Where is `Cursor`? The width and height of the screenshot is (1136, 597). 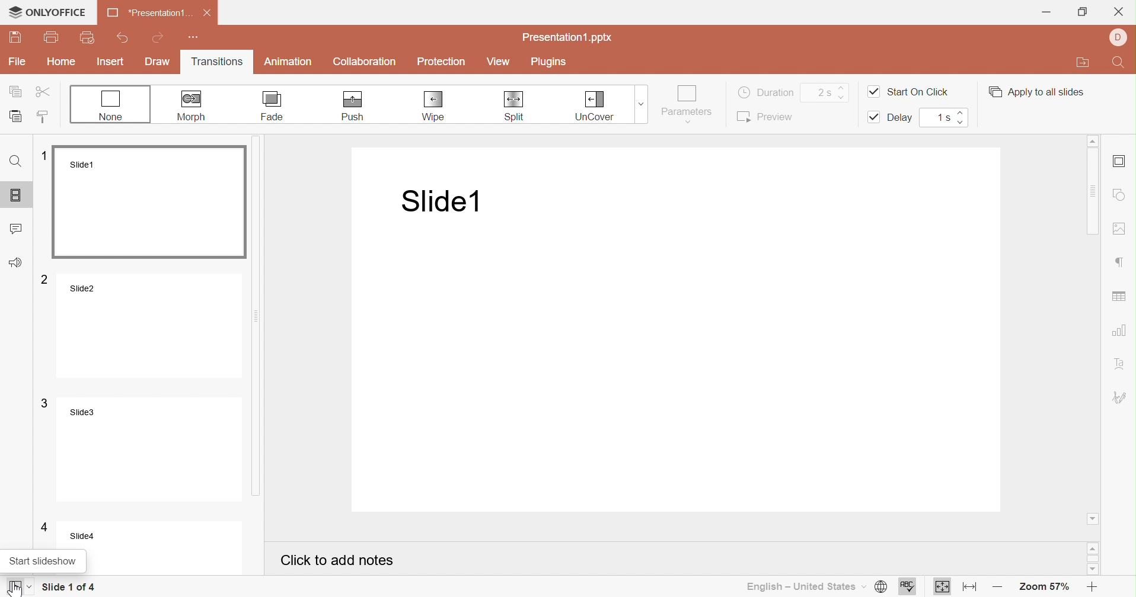 Cursor is located at coordinates (22, 587).